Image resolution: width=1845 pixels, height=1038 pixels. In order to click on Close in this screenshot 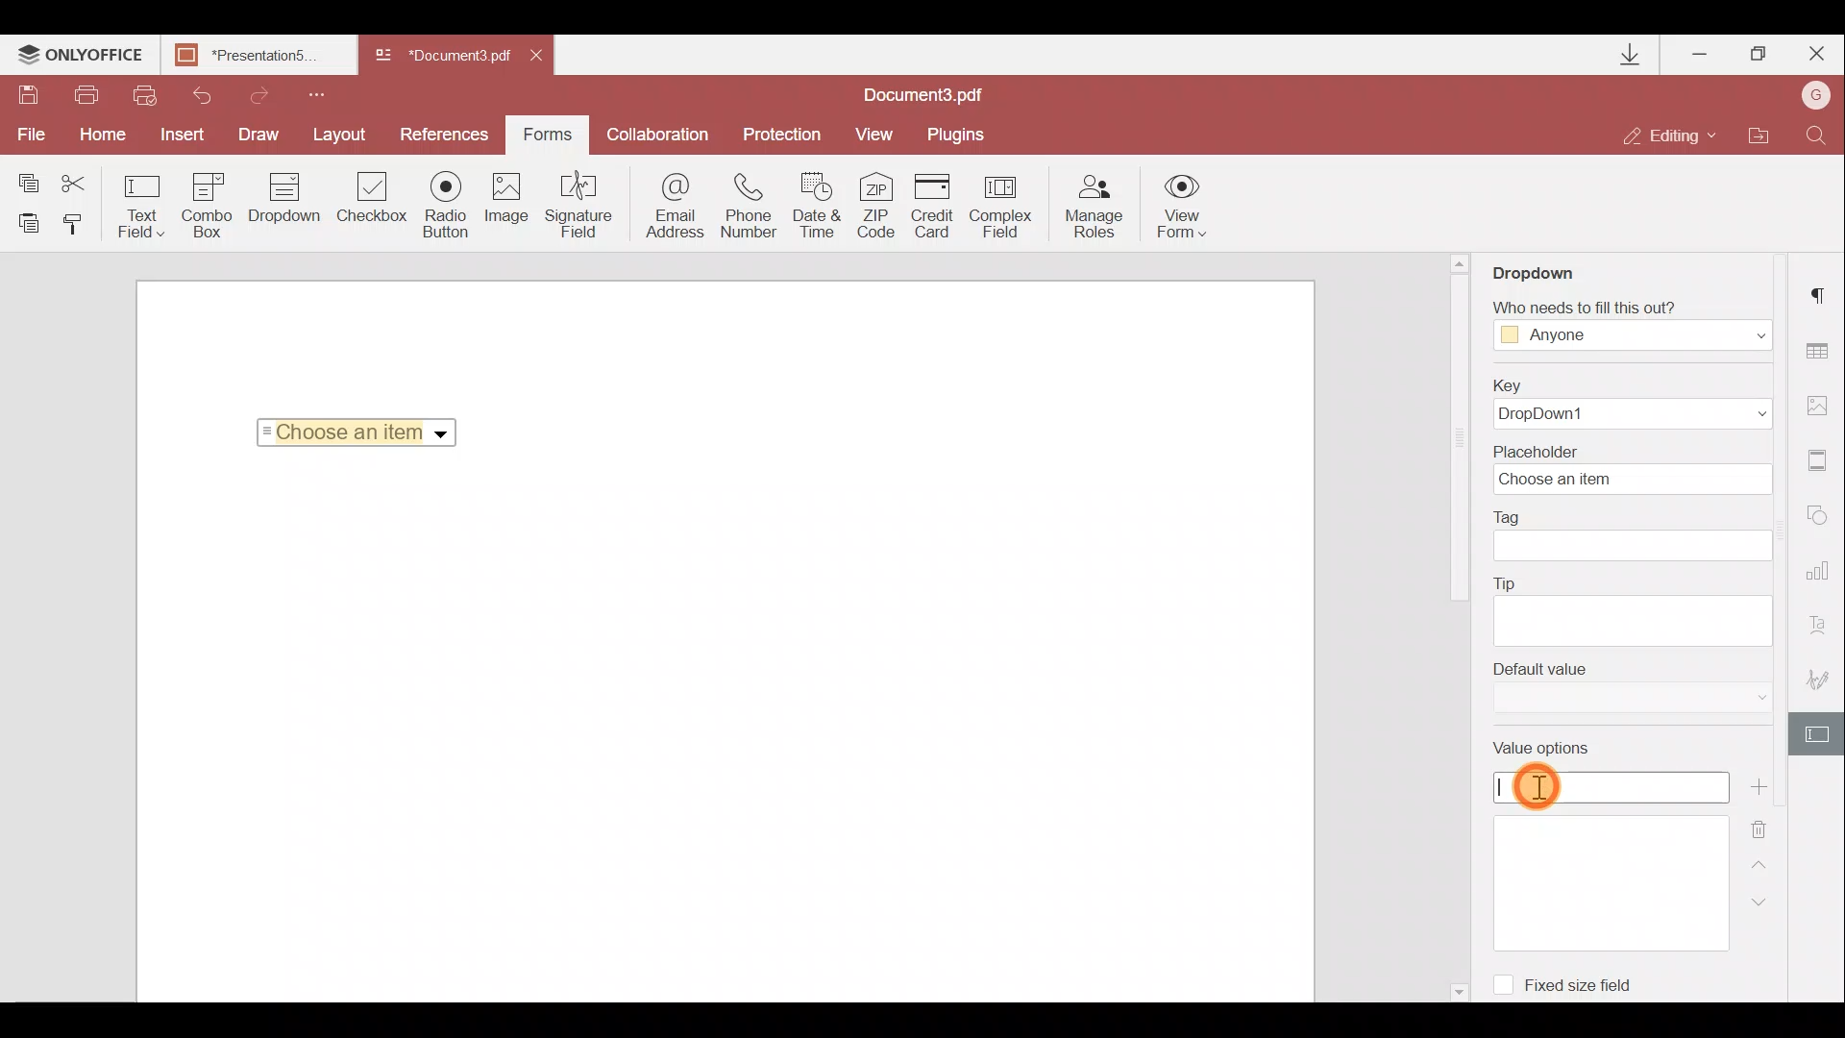, I will do `click(543, 52)`.